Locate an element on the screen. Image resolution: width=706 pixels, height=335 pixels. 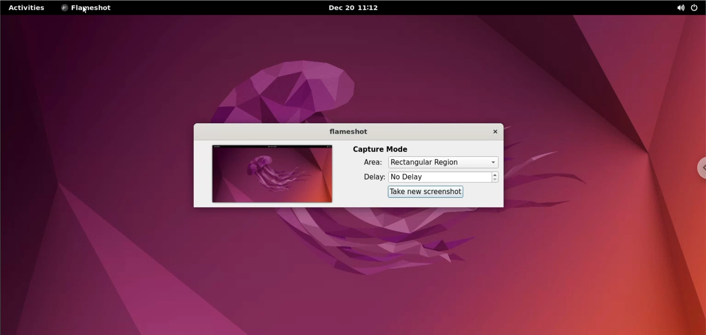
activities is located at coordinates (27, 9).